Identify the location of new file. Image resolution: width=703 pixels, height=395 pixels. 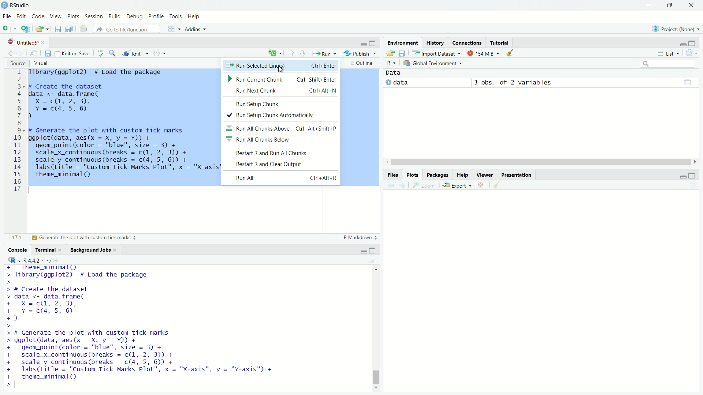
(9, 29).